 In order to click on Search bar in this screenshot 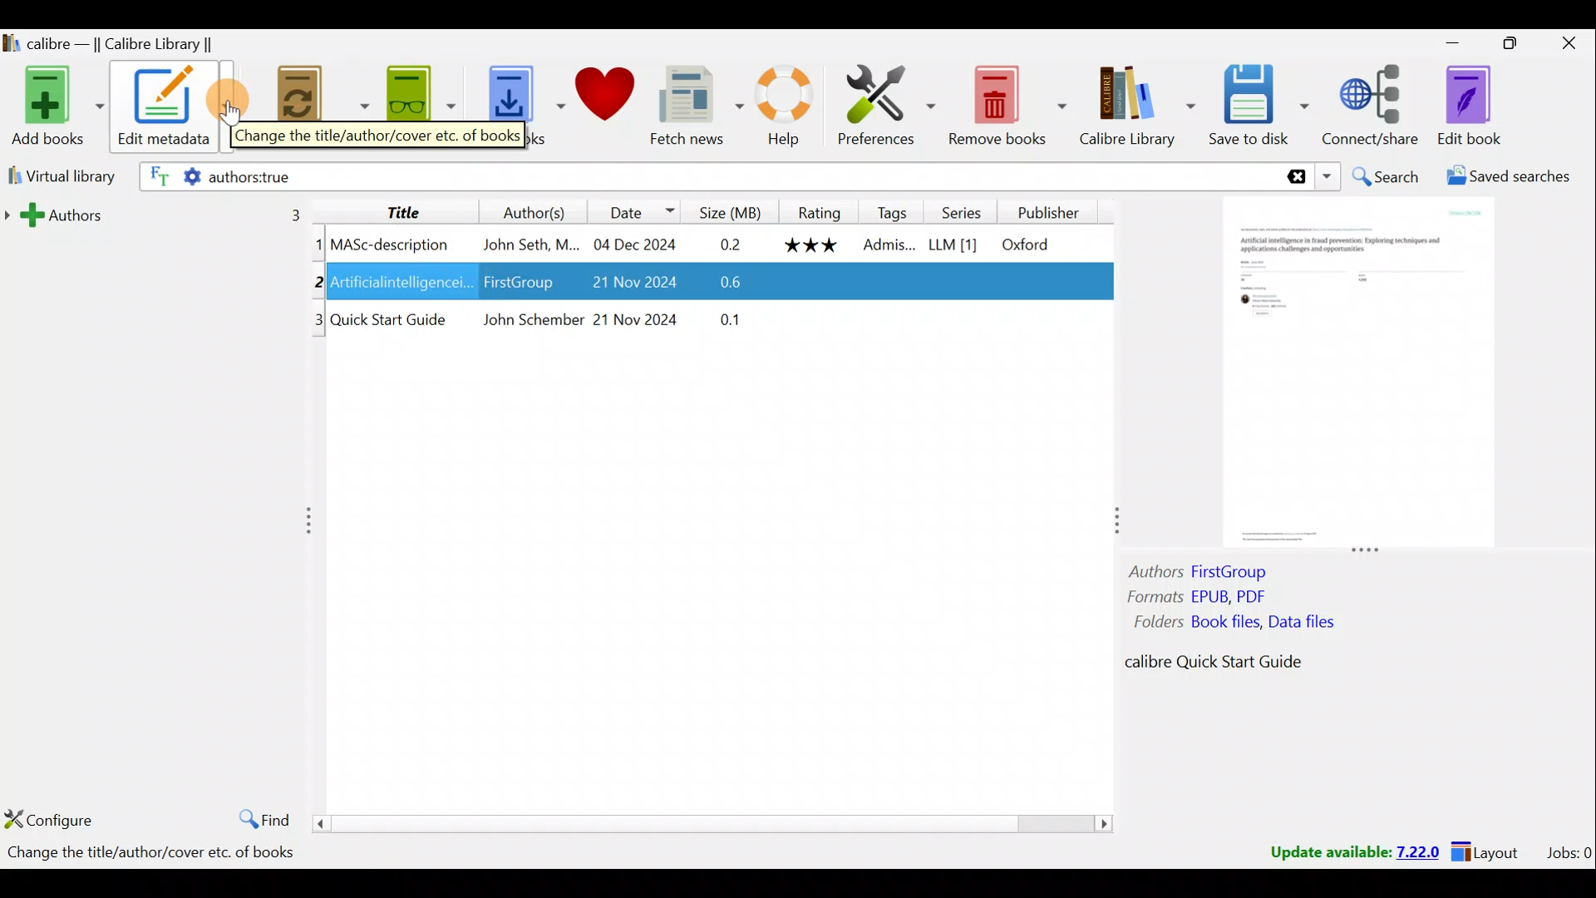, I will do `click(746, 175)`.